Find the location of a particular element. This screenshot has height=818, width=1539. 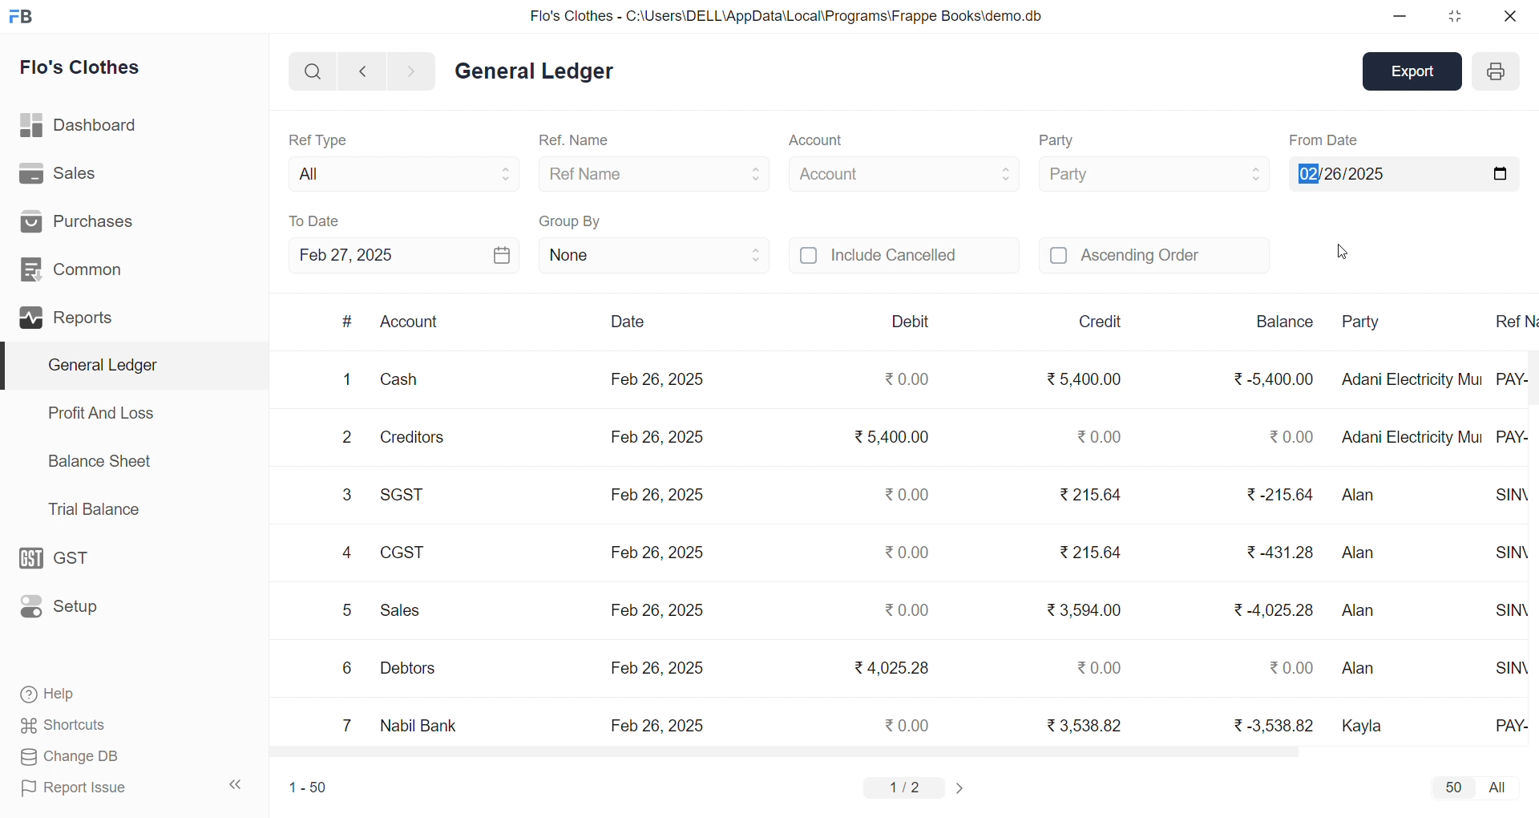

₹ 3,538.82 is located at coordinates (1084, 724).